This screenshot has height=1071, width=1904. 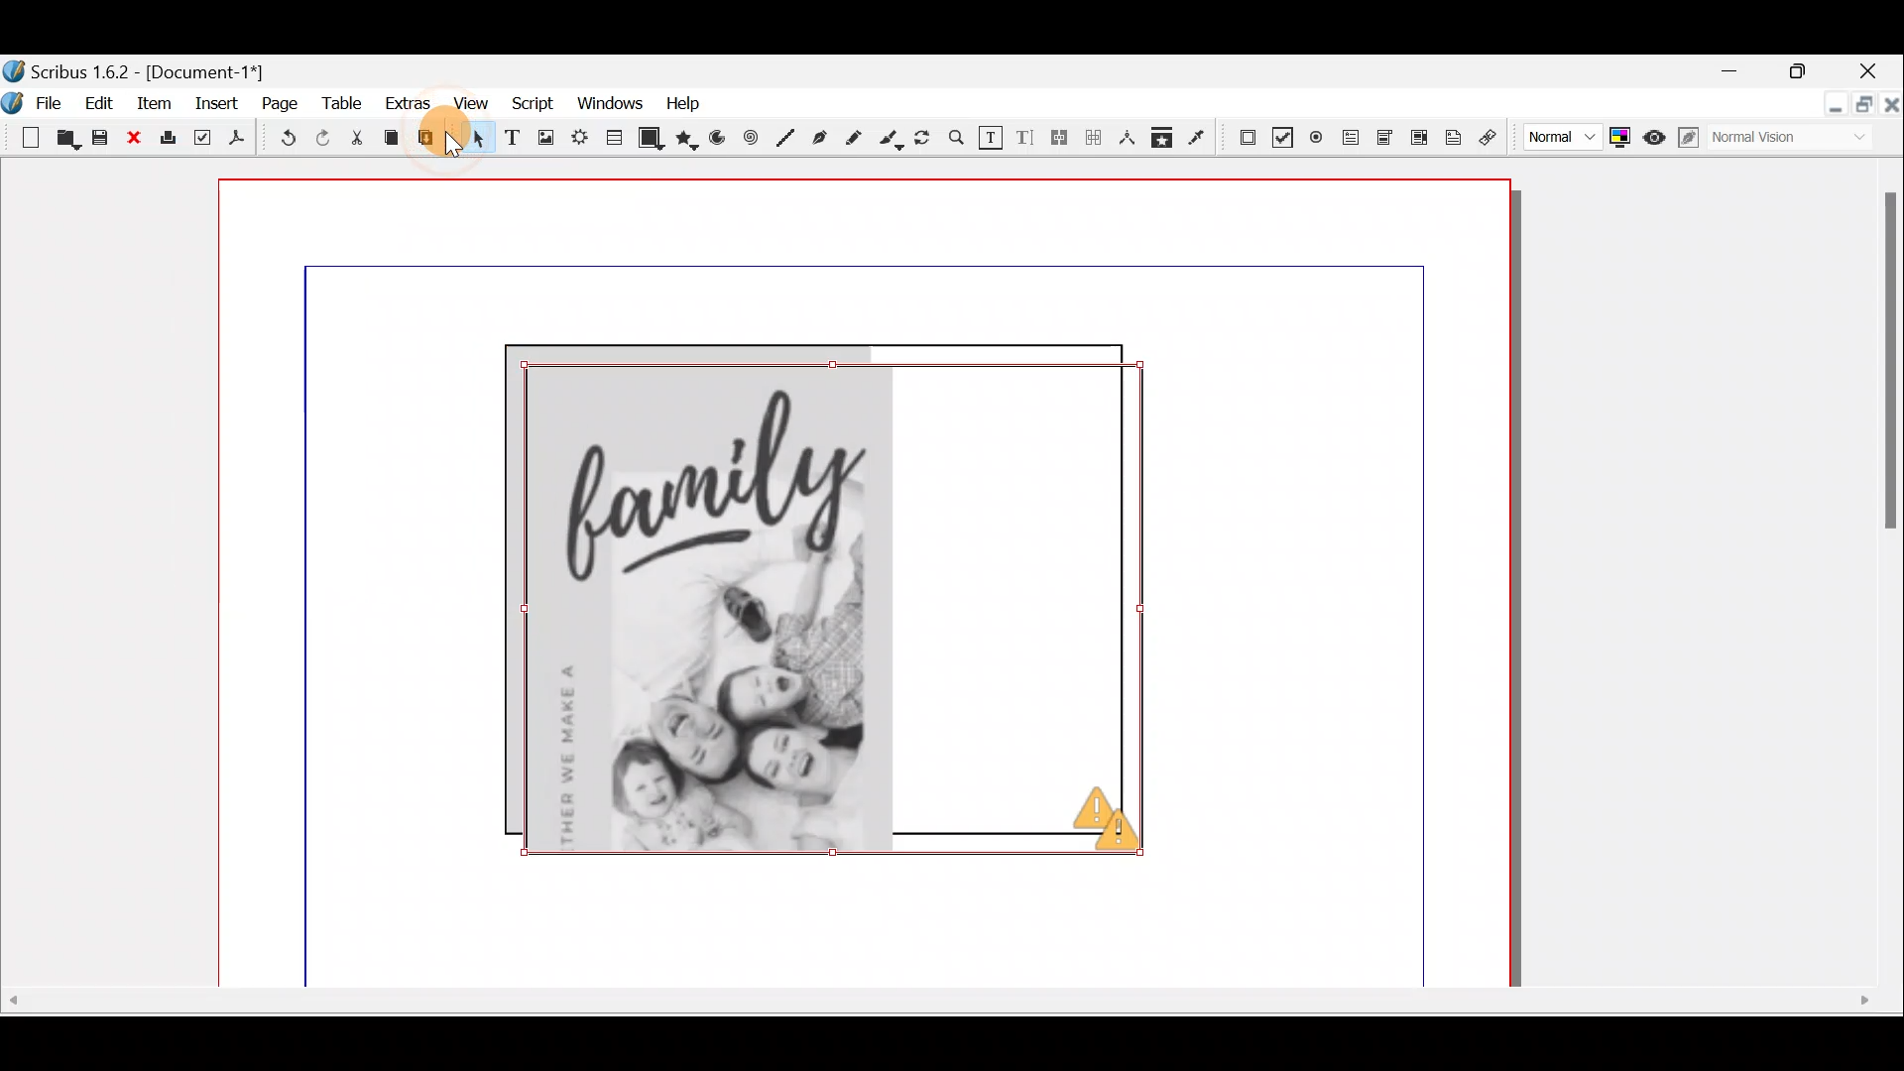 What do you see at coordinates (474, 141) in the screenshot?
I see `Select item` at bounding box center [474, 141].